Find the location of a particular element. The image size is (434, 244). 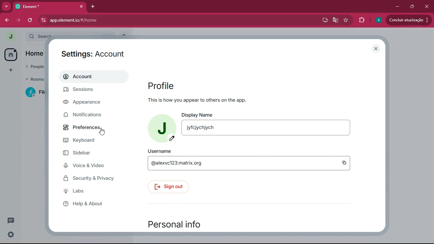

conduir atualizacao is located at coordinates (408, 20).